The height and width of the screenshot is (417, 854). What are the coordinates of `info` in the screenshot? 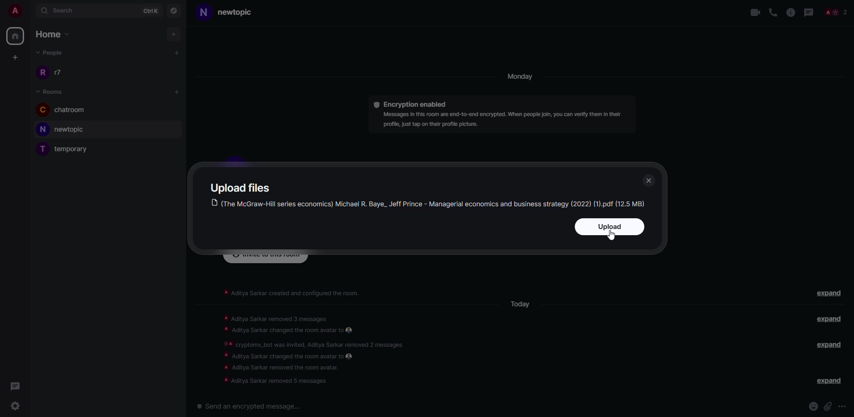 It's located at (506, 119).